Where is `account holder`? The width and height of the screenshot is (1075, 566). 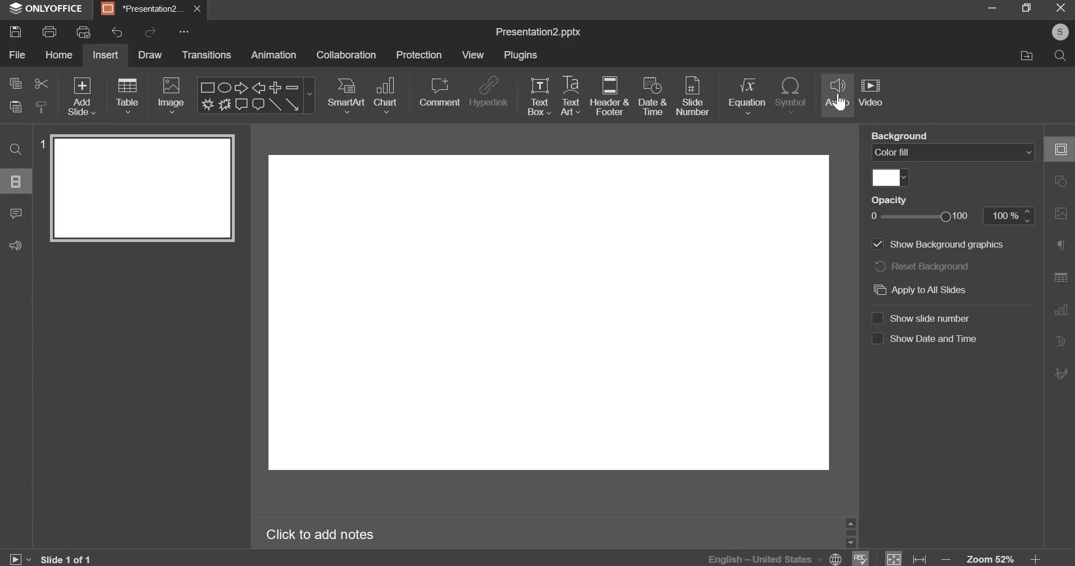 account holder is located at coordinates (1060, 32).